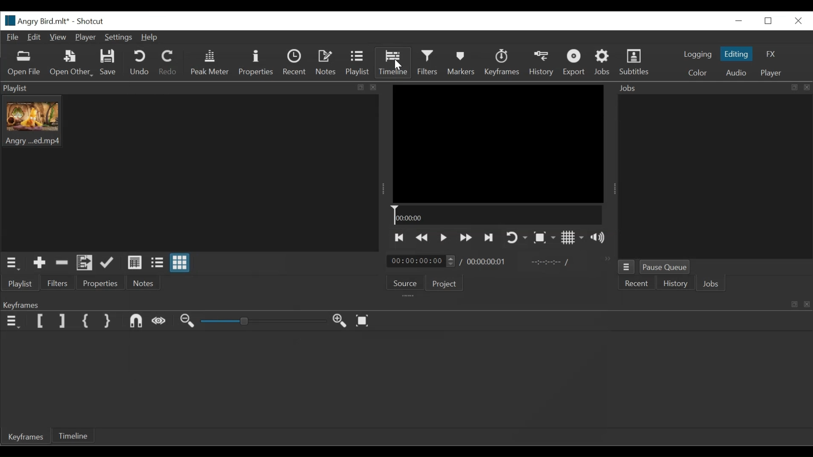 The height and width of the screenshot is (457, 813). What do you see at coordinates (41, 322) in the screenshot?
I see `Set Filter First` at bounding box center [41, 322].